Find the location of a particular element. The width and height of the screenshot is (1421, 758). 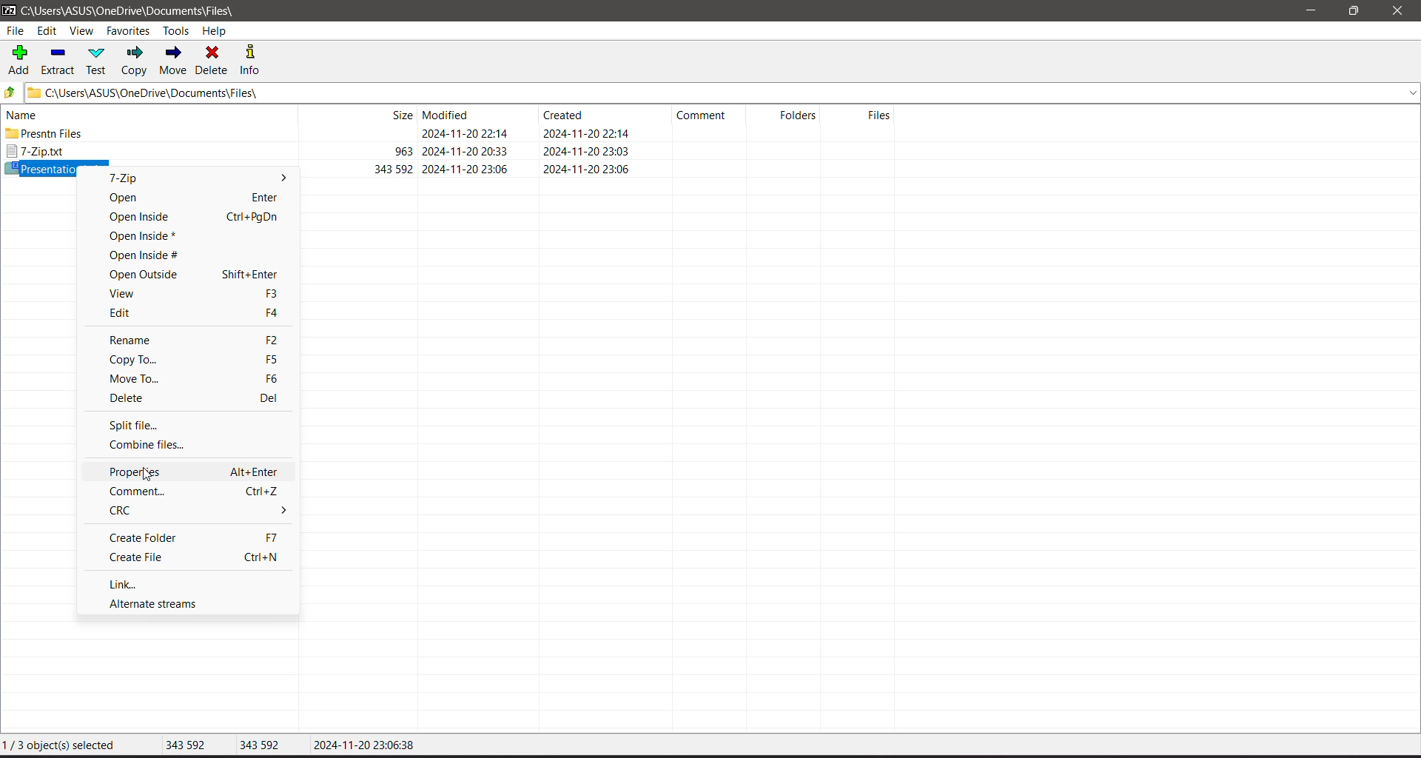

Create file is located at coordinates (191, 559).